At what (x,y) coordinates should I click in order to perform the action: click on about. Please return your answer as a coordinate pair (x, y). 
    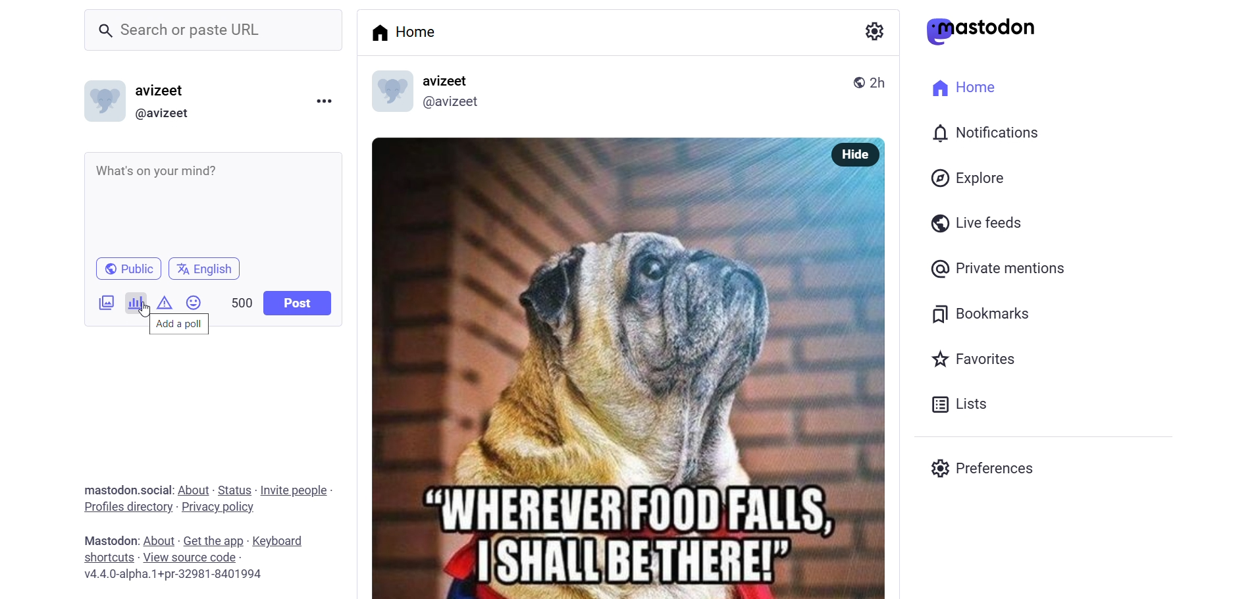
    Looking at the image, I should click on (192, 490).